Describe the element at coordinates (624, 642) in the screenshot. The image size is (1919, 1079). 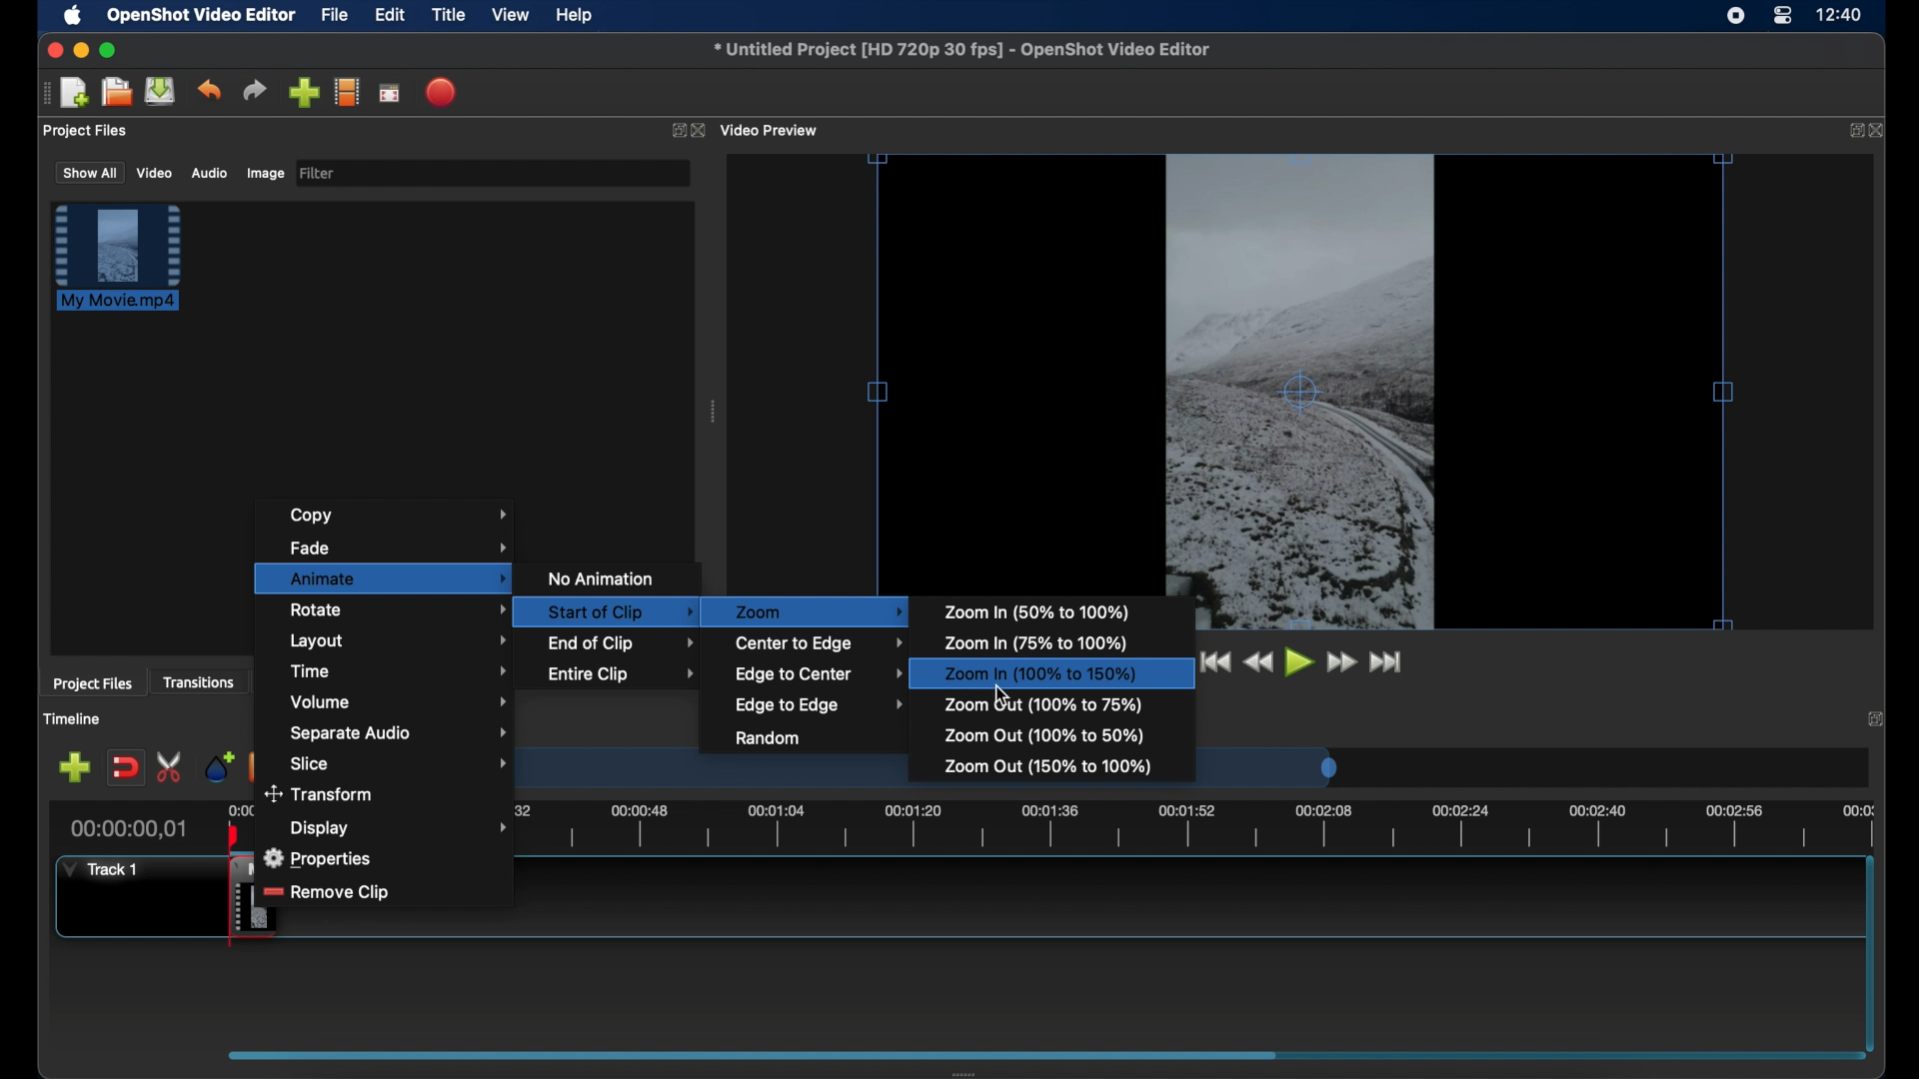
I see `end of clip menu` at that location.